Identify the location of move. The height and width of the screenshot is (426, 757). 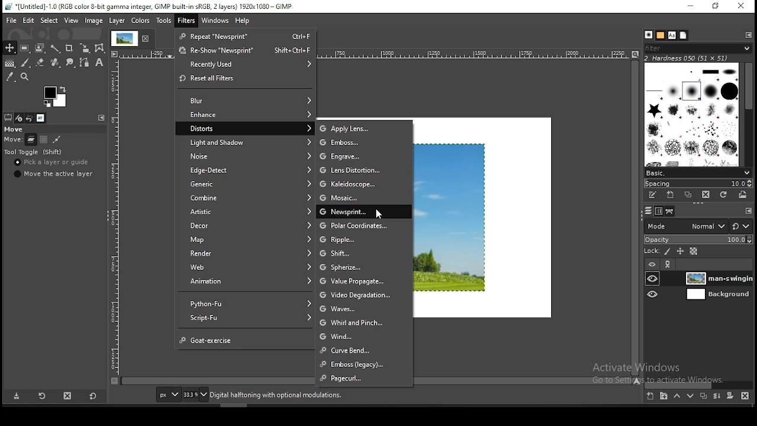
(15, 128).